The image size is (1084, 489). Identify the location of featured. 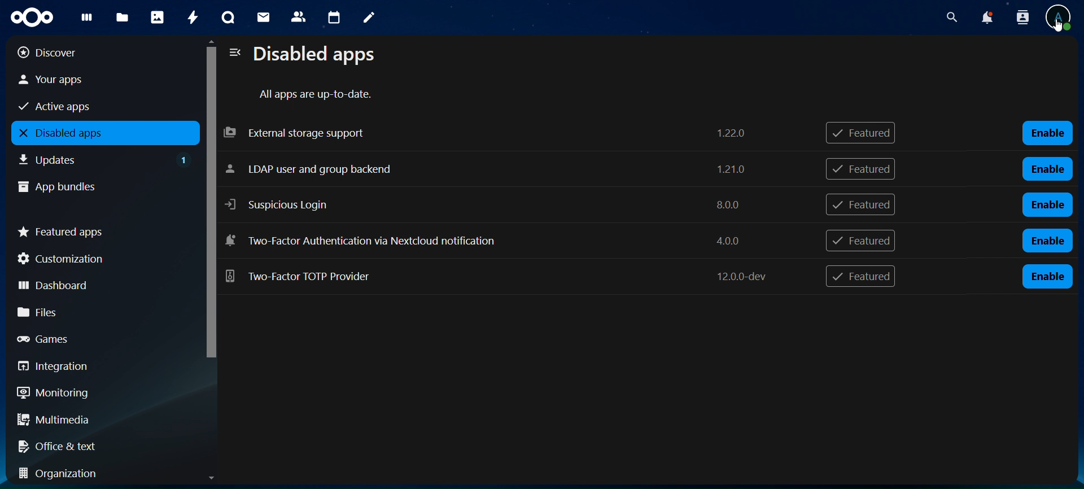
(860, 241).